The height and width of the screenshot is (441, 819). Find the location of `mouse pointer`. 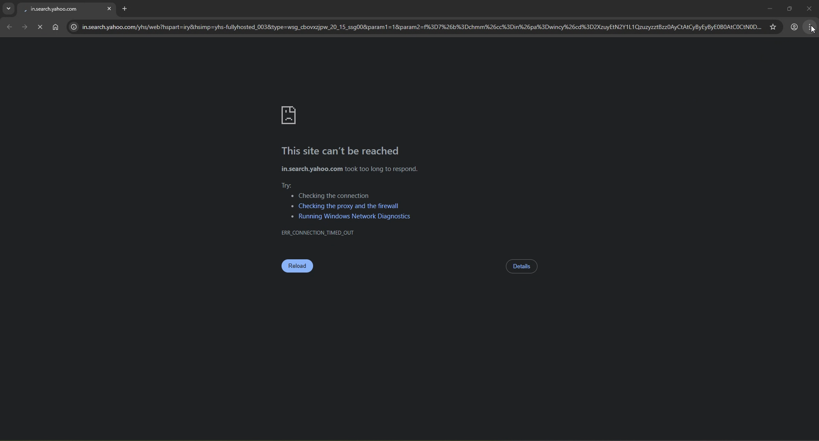

mouse pointer is located at coordinates (811, 30).